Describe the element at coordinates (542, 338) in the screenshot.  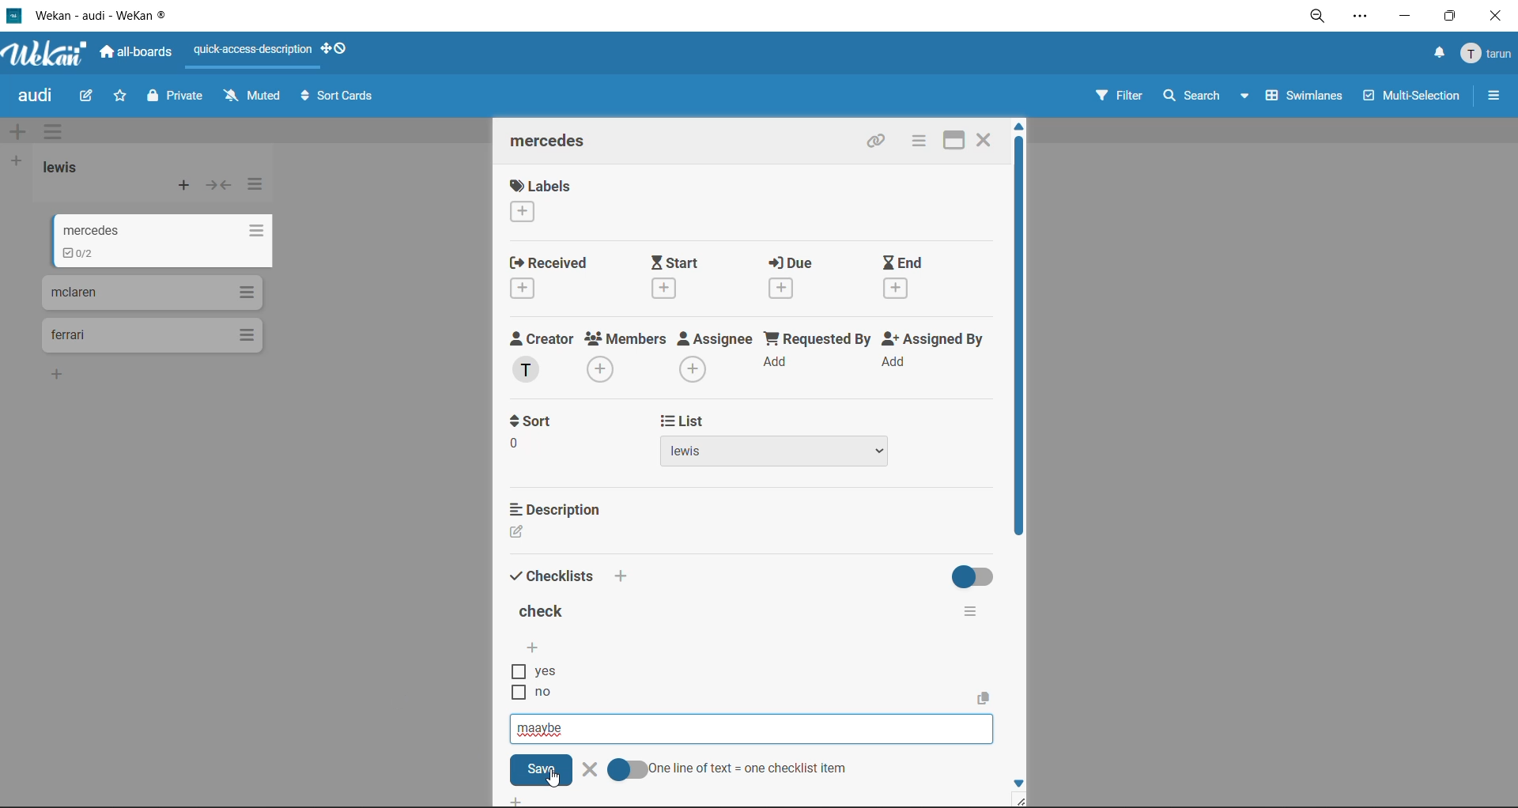
I see `creator` at that location.